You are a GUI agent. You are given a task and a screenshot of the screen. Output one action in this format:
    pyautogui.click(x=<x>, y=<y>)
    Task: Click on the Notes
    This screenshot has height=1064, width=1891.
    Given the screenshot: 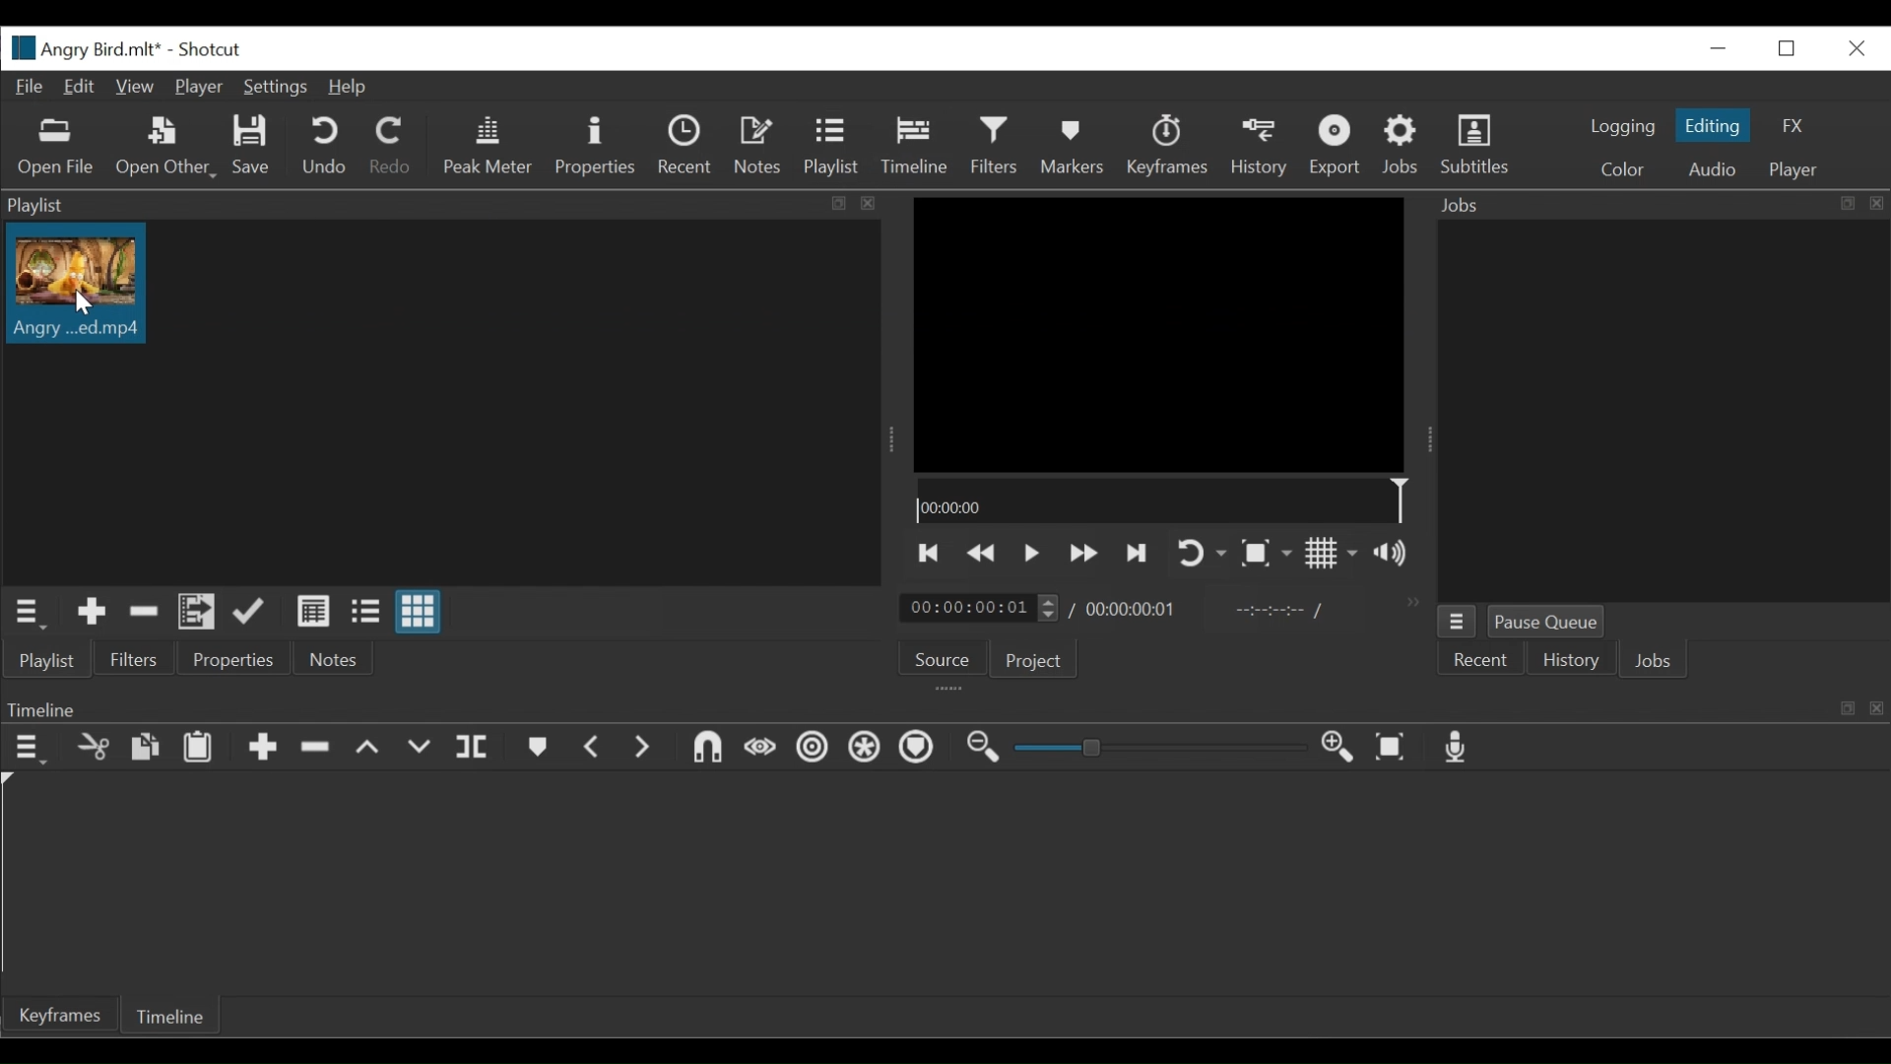 What is the action you would take?
    pyautogui.click(x=757, y=145)
    